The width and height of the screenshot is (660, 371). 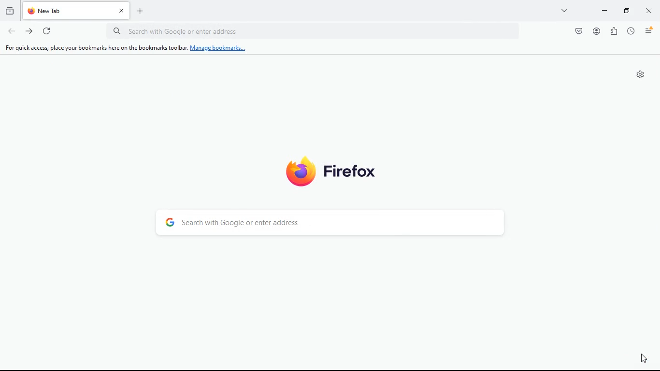 What do you see at coordinates (141, 12) in the screenshot?
I see `add tab` at bounding box center [141, 12].